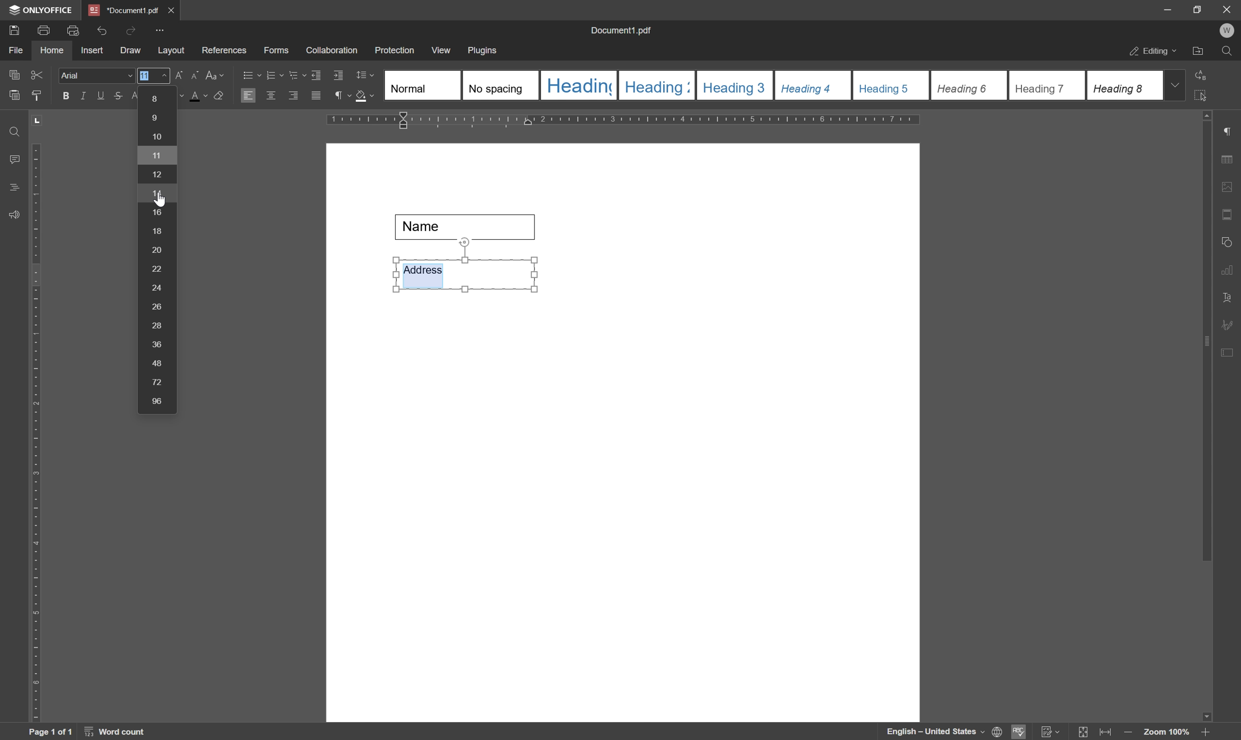  Describe the element at coordinates (1227, 8) in the screenshot. I see `close` at that location.